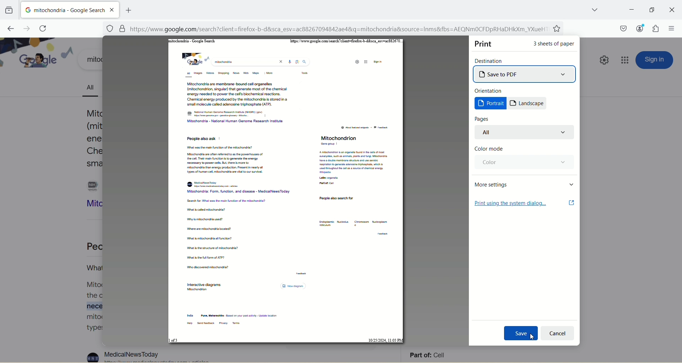 This screenshot has width=682, height=363. What do you see at coordinates (671, 29) in the screenshot?
I see `open application menu` at bounding box center [671, 29].